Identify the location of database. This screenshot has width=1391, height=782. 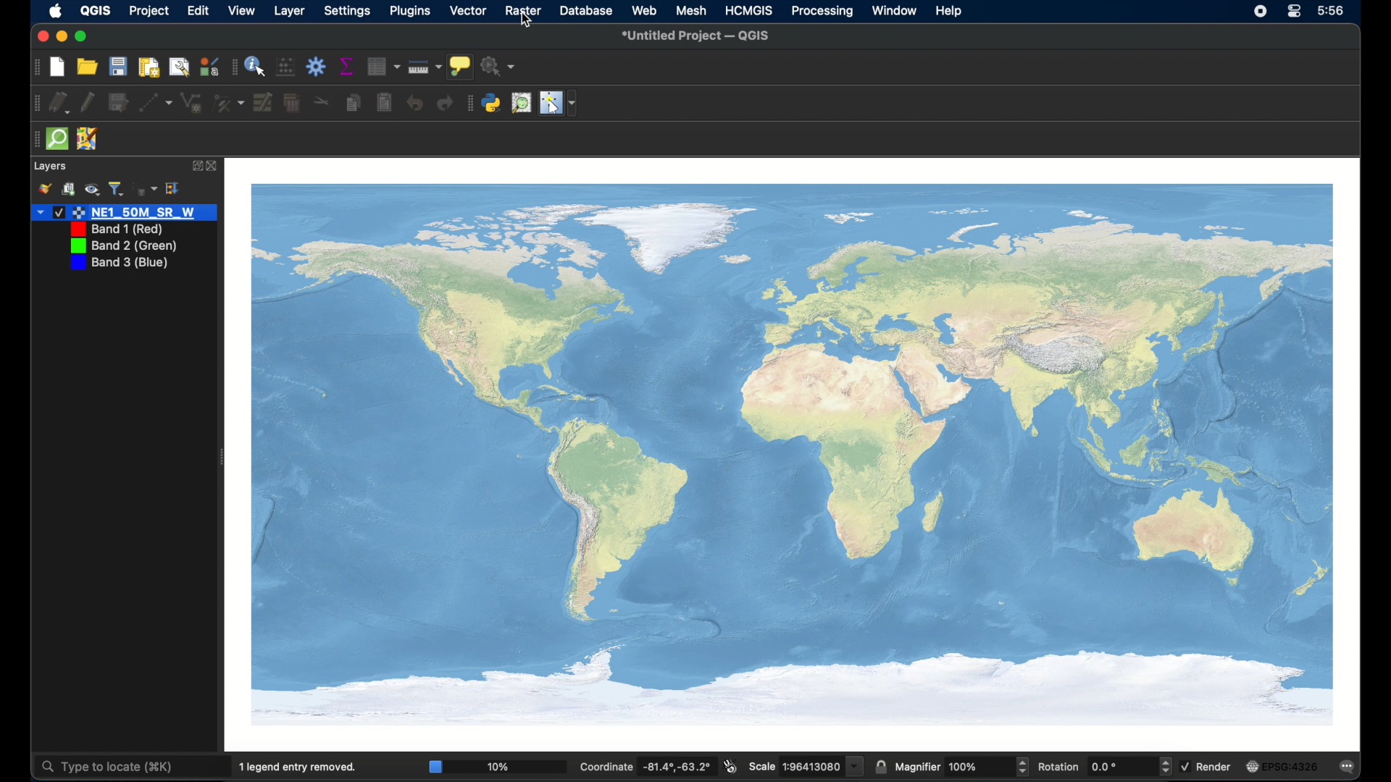
(585, 11).